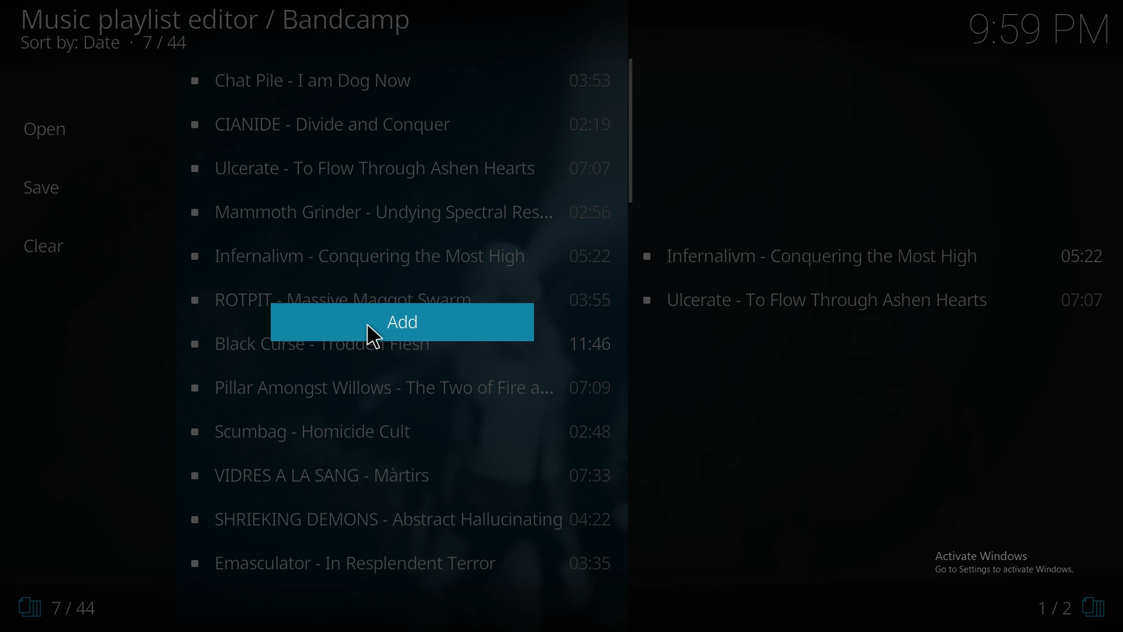 This screenshot has width=1123, height=632. I want to click on Add, so click(399, 320).